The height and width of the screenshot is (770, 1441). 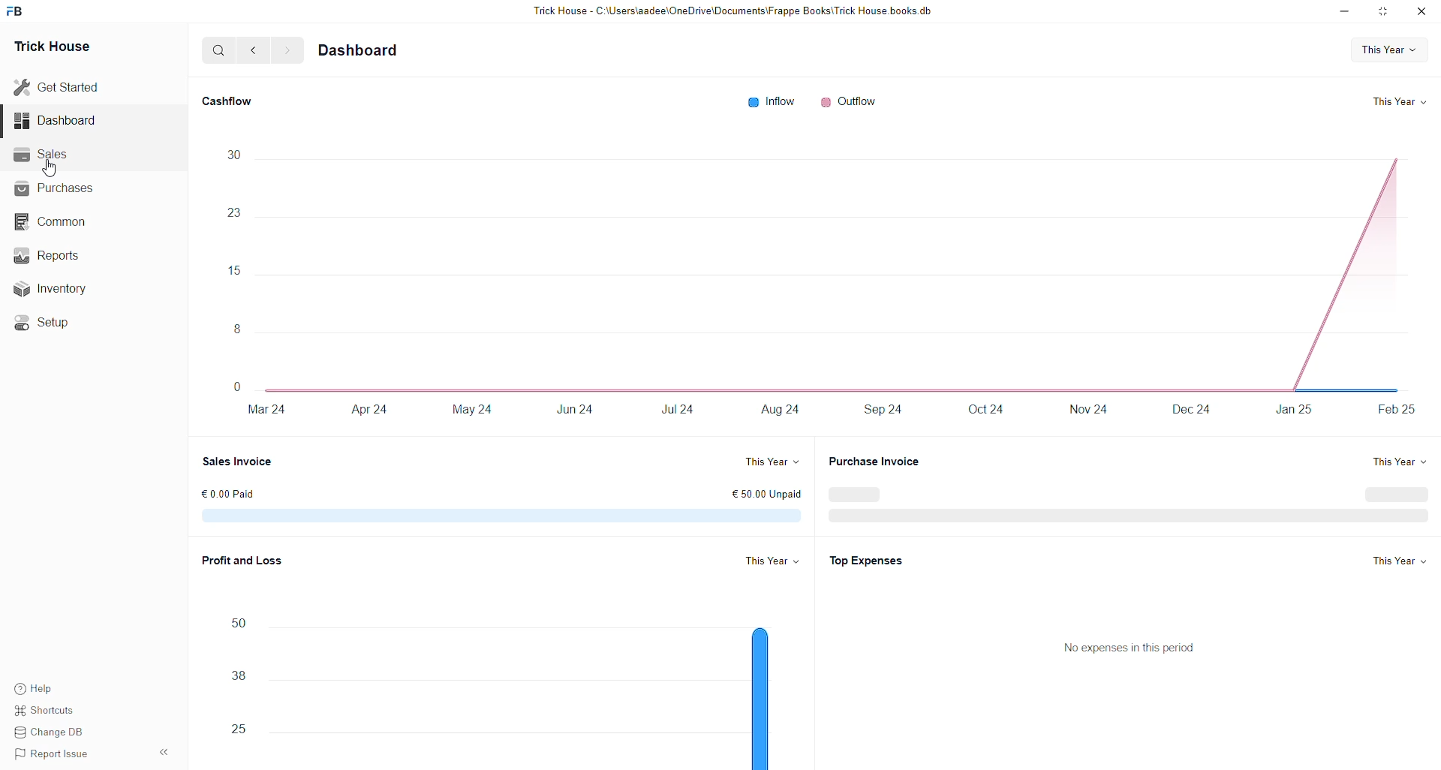 I want to click on logo, so click(x=16, y=11).